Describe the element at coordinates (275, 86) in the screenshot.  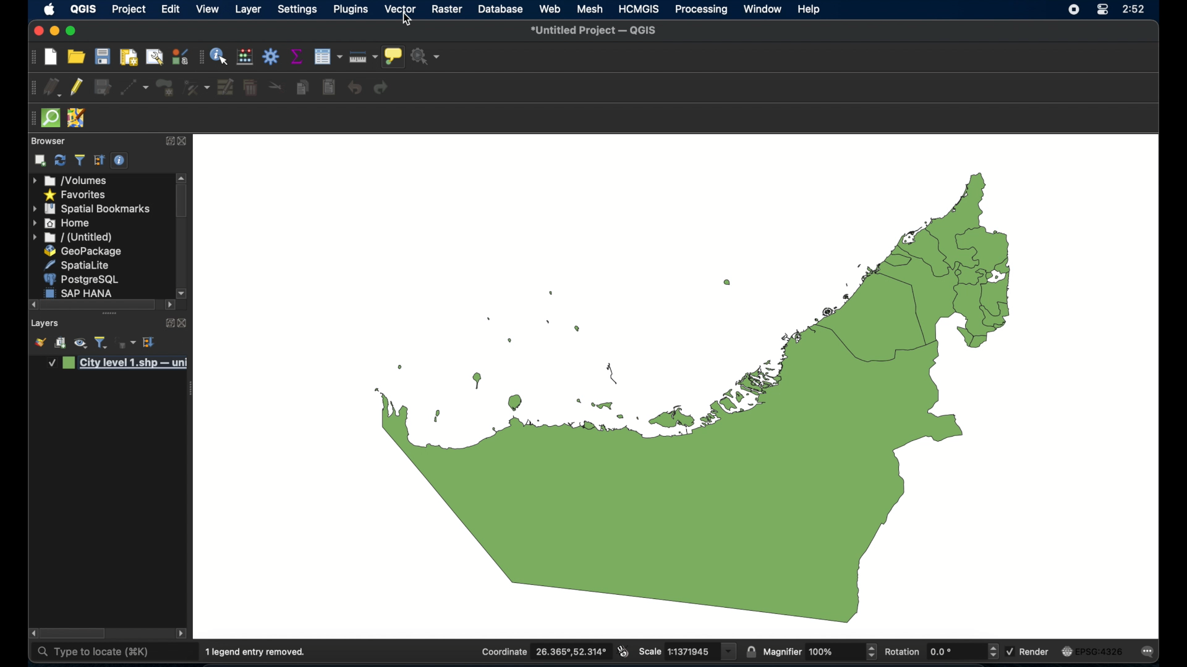
I see `cut features` at that location.